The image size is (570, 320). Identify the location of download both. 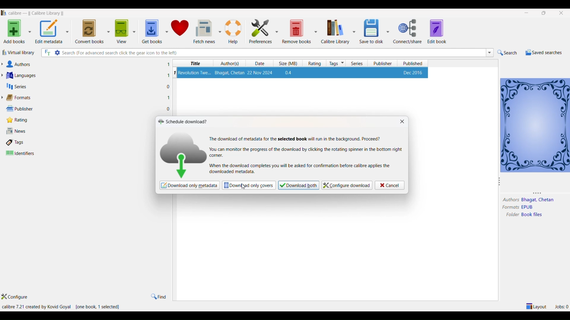
(298, 185).